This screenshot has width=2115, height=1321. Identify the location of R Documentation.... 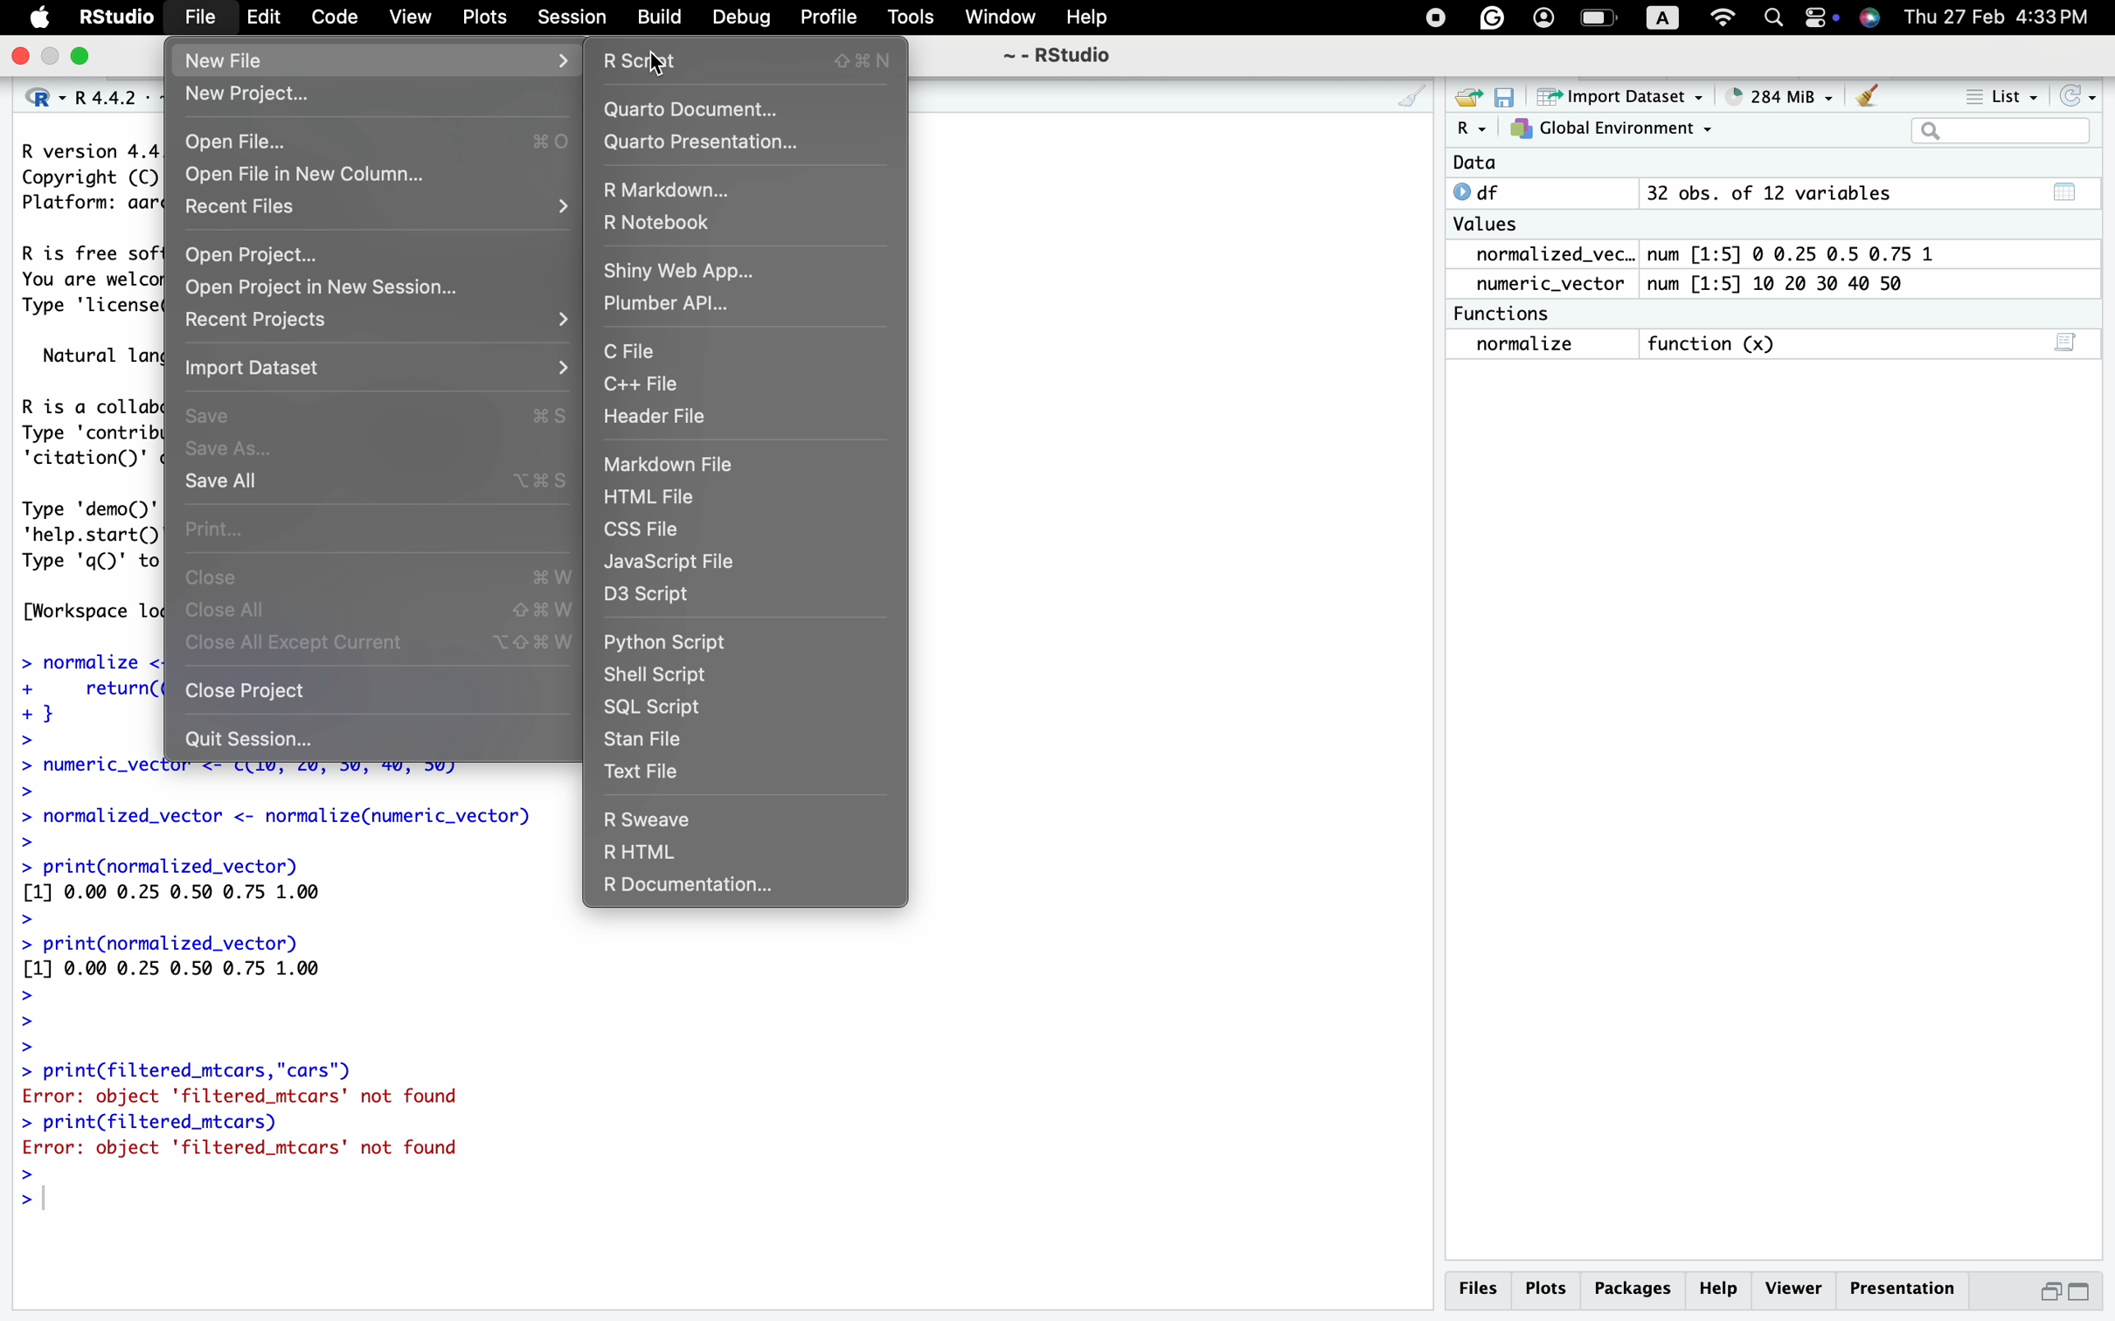
(686, 889).